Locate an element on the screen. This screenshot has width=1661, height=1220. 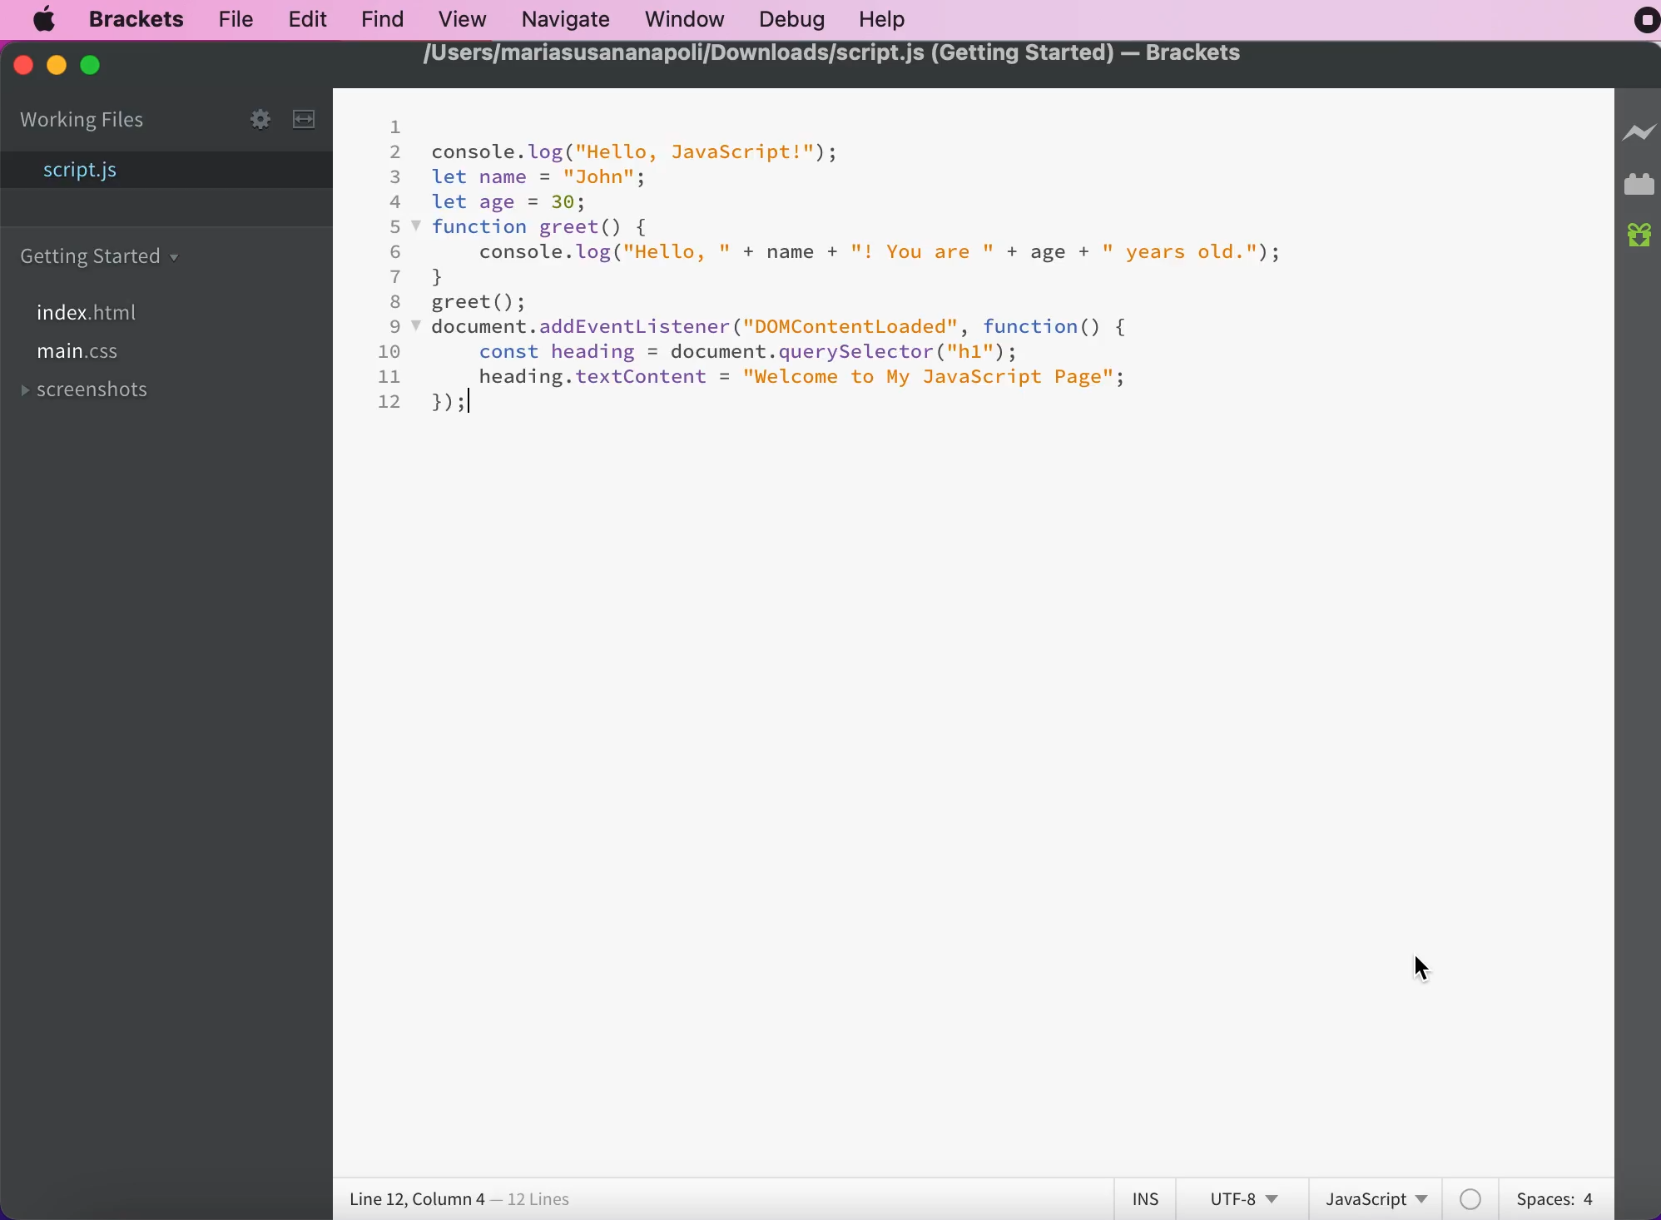
main.css is located at coordinates (82, 356).